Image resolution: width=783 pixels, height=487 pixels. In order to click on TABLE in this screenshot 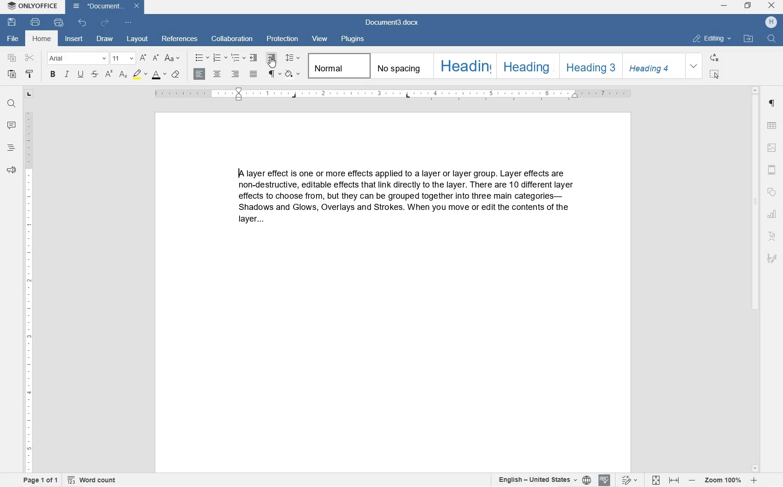, I will do `click(772, 125)`.